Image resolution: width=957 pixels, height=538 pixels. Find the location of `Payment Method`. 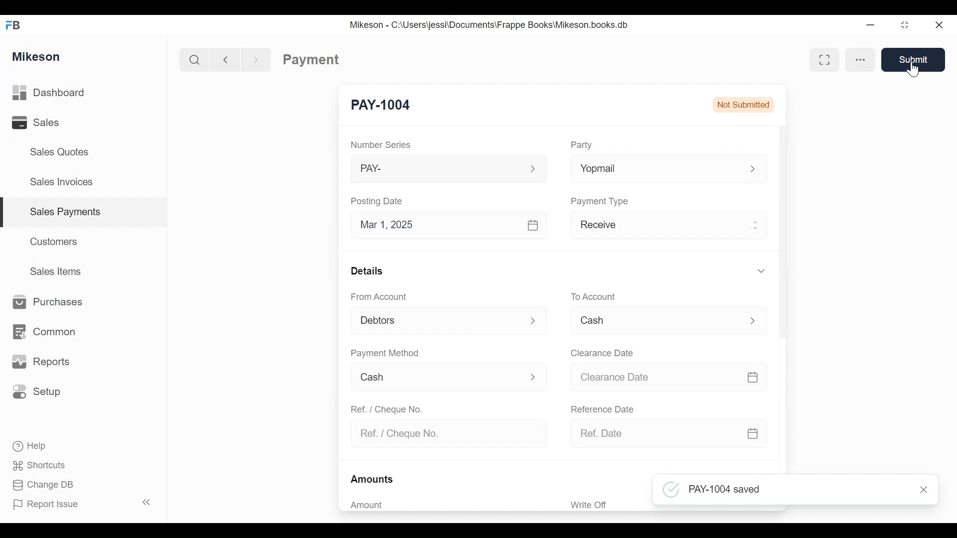

Payment Method is located at coordinates (386, 355).